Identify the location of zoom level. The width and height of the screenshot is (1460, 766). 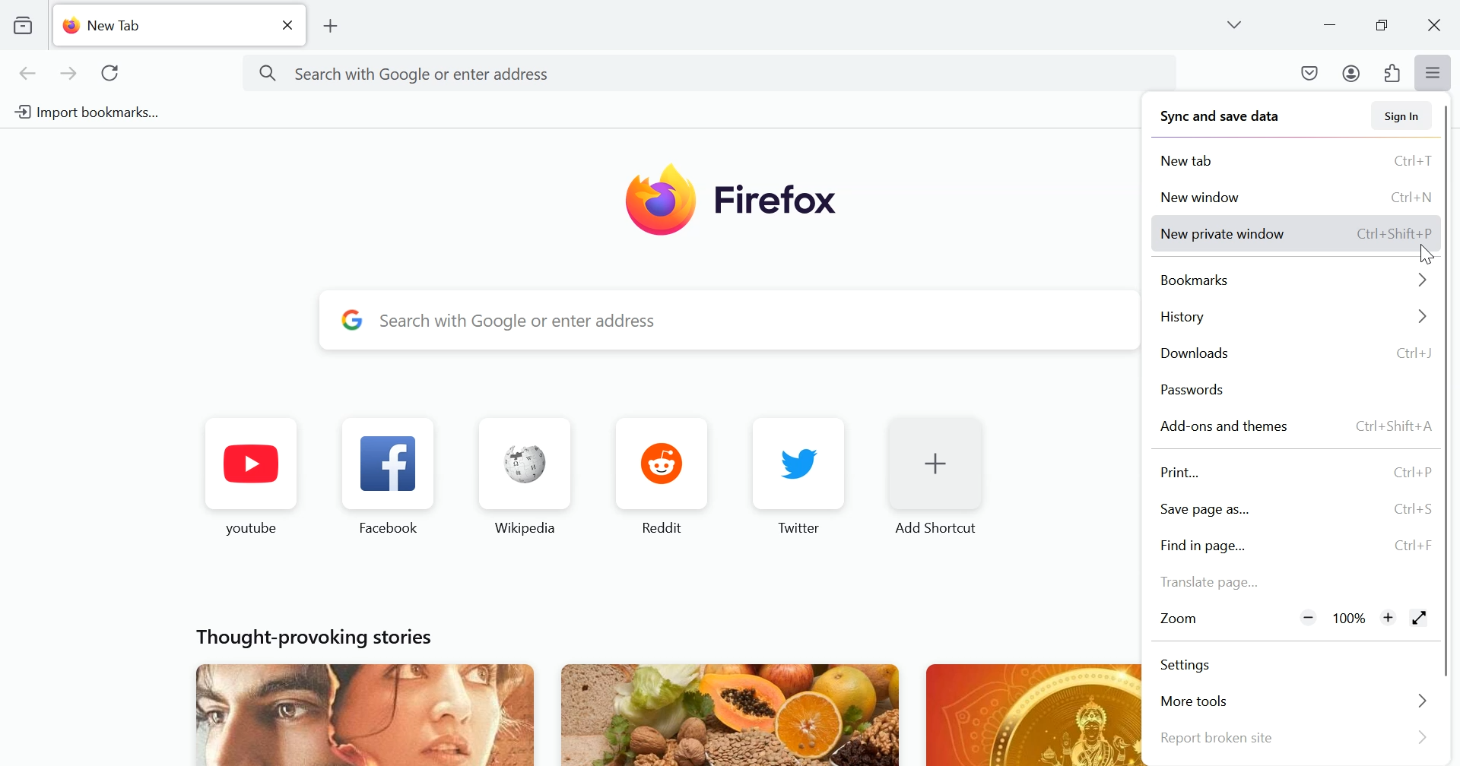
(1351, 617).